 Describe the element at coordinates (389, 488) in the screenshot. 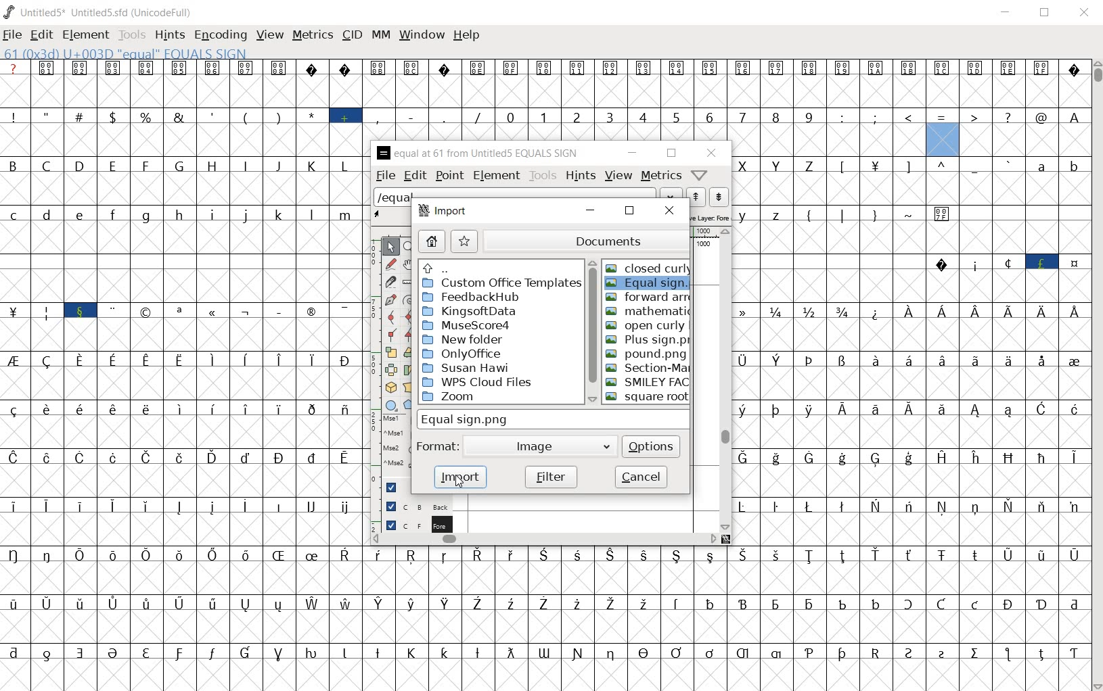

I see `Guide` at that location.